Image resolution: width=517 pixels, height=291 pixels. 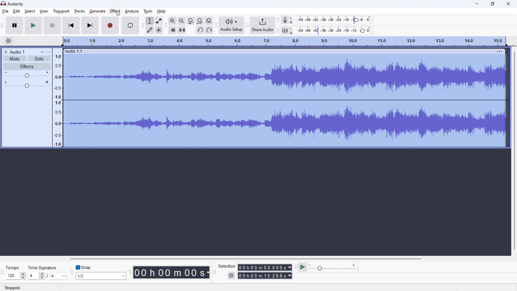 What do you see at coordinates (17, 52) in the screenshot?
I see `project title` at bounding box center [17, 52].